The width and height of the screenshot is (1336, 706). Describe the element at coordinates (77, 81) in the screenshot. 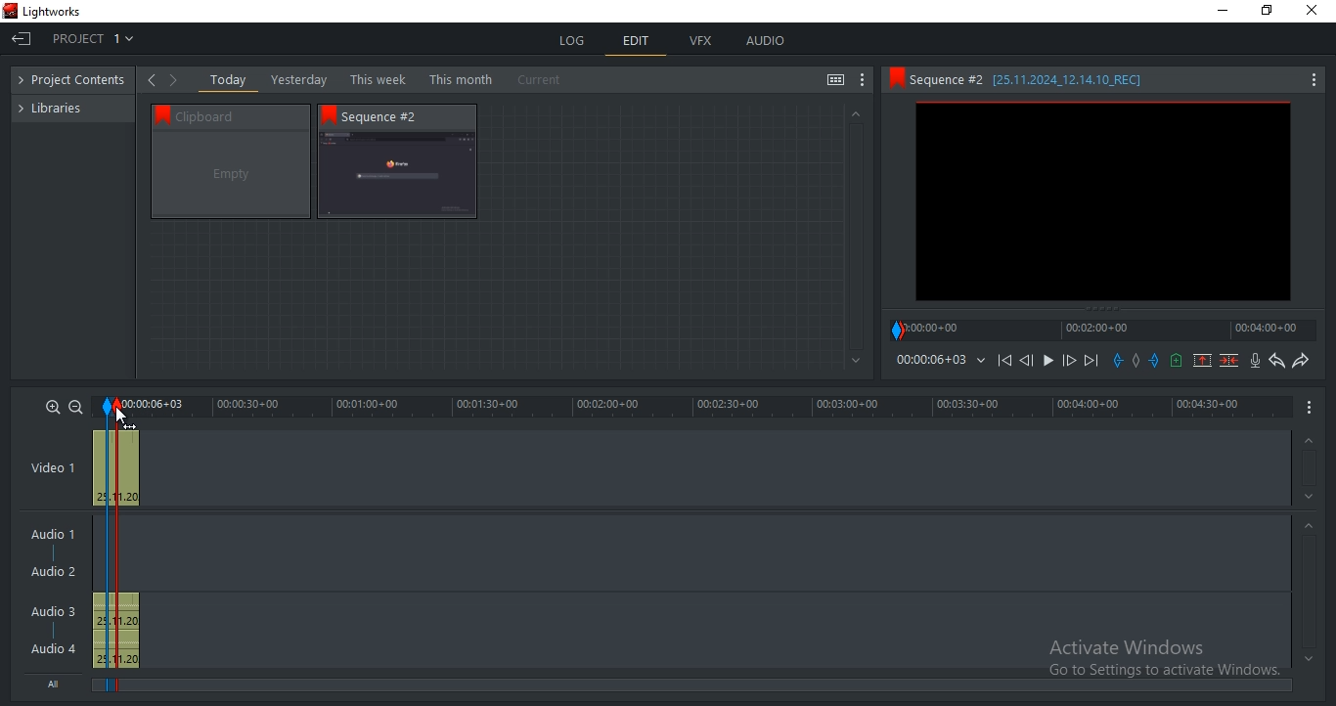

I see `project` at that location.